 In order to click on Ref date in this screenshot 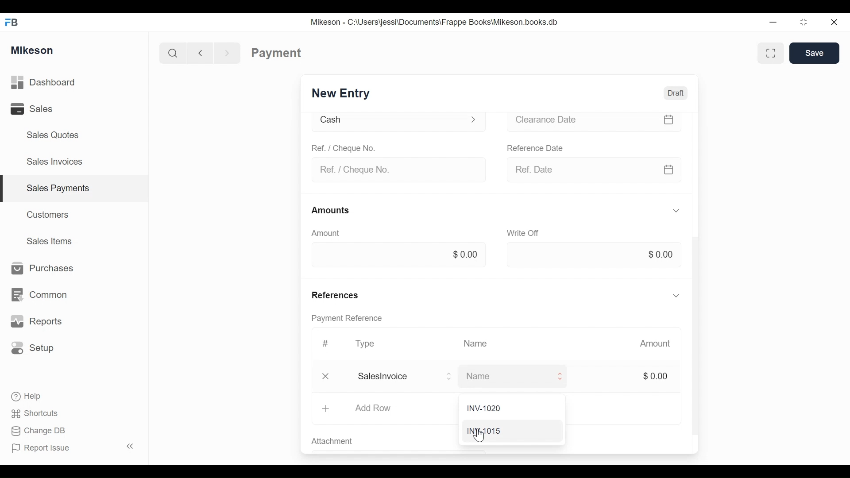, I will do `click(597, 171)`.